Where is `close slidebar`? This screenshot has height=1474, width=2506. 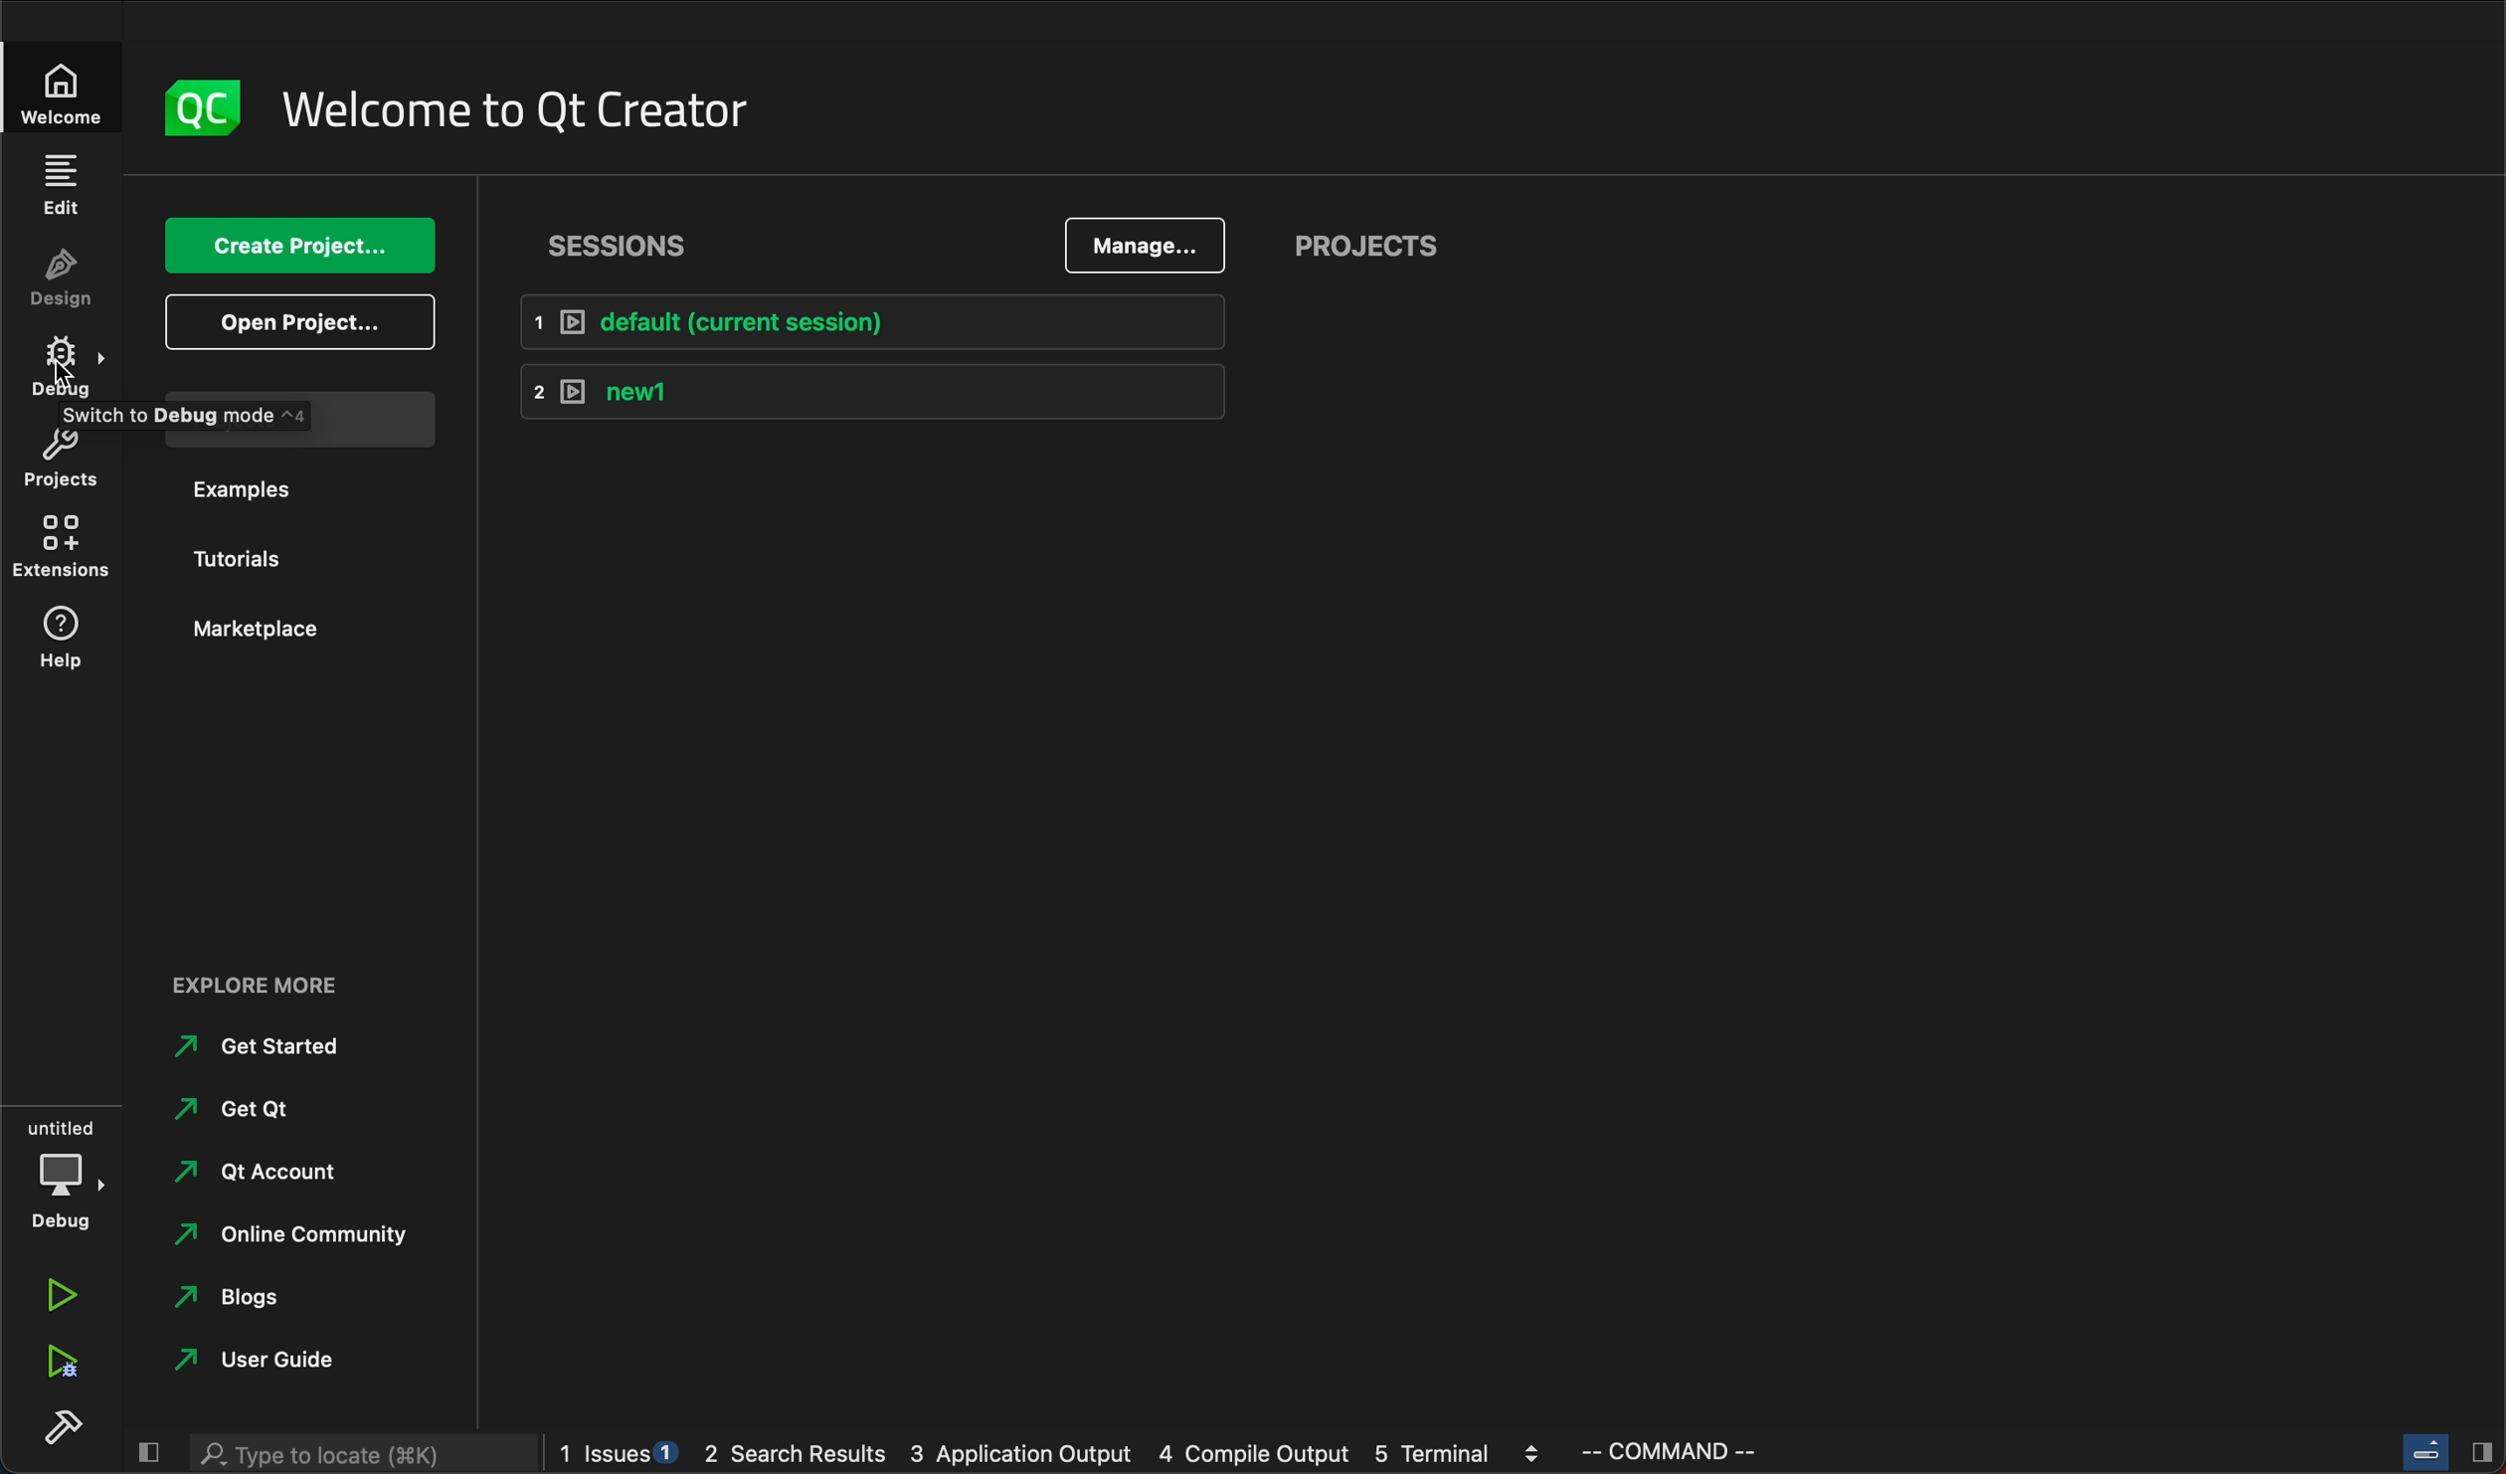
close slidebar is located at coordinates (2449, 1450).